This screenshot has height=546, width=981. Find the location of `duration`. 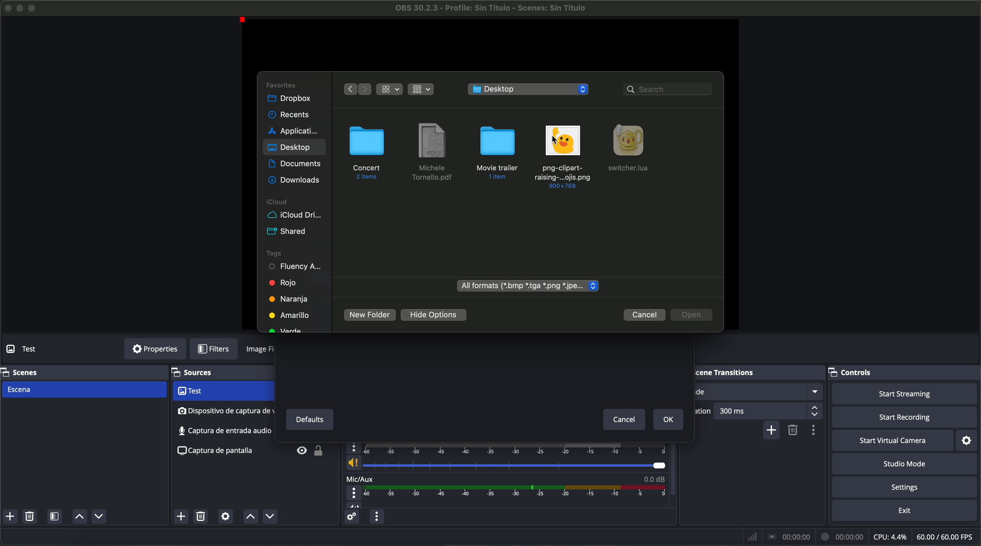

duration is located at coordinates (705, 412).